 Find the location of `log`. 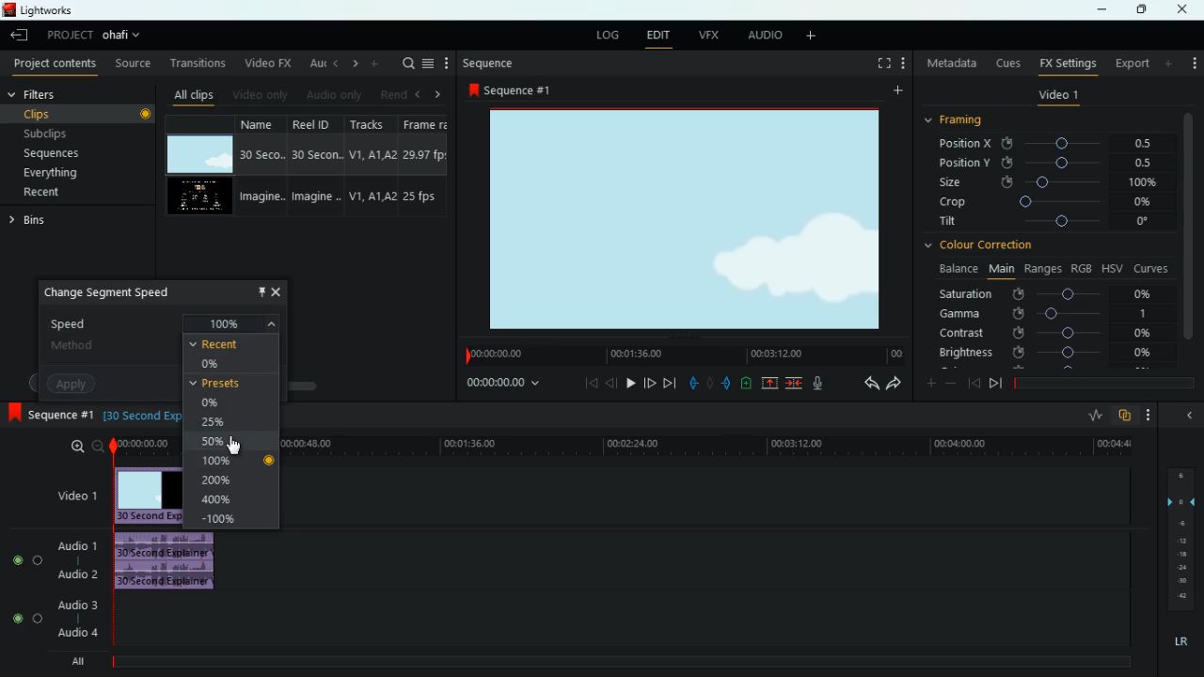

log is located at coordinates (605, 33).